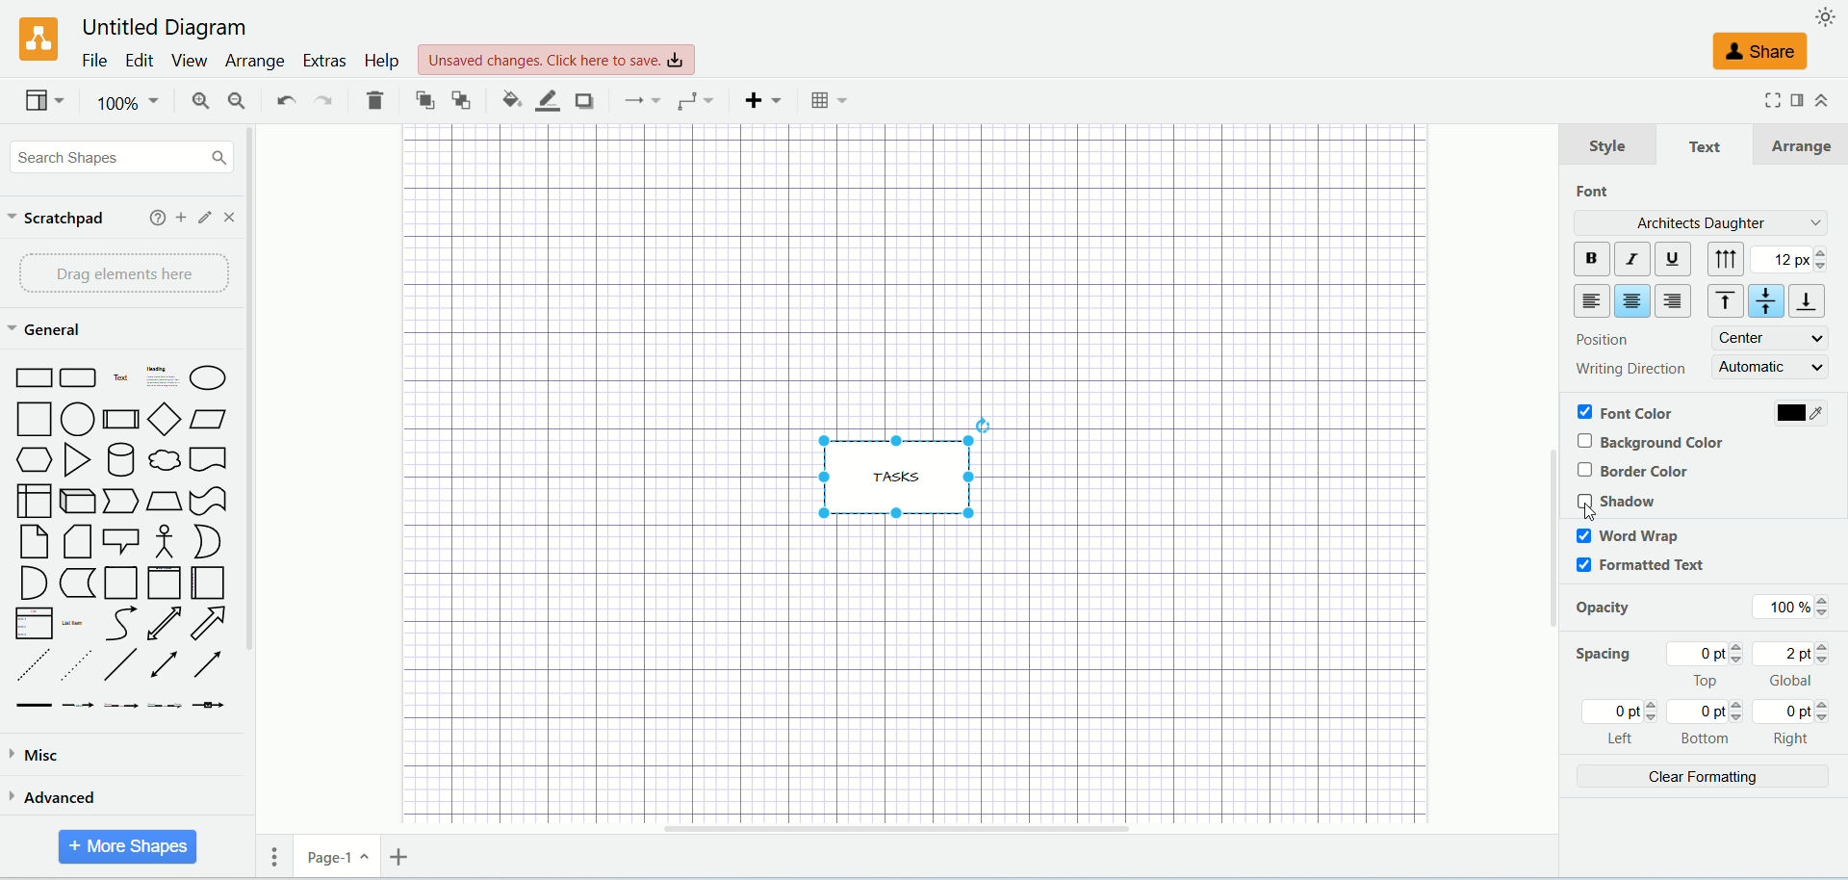  Describe the element at coordinates (209, 459) in the screenshot. I see `Document` at that location.